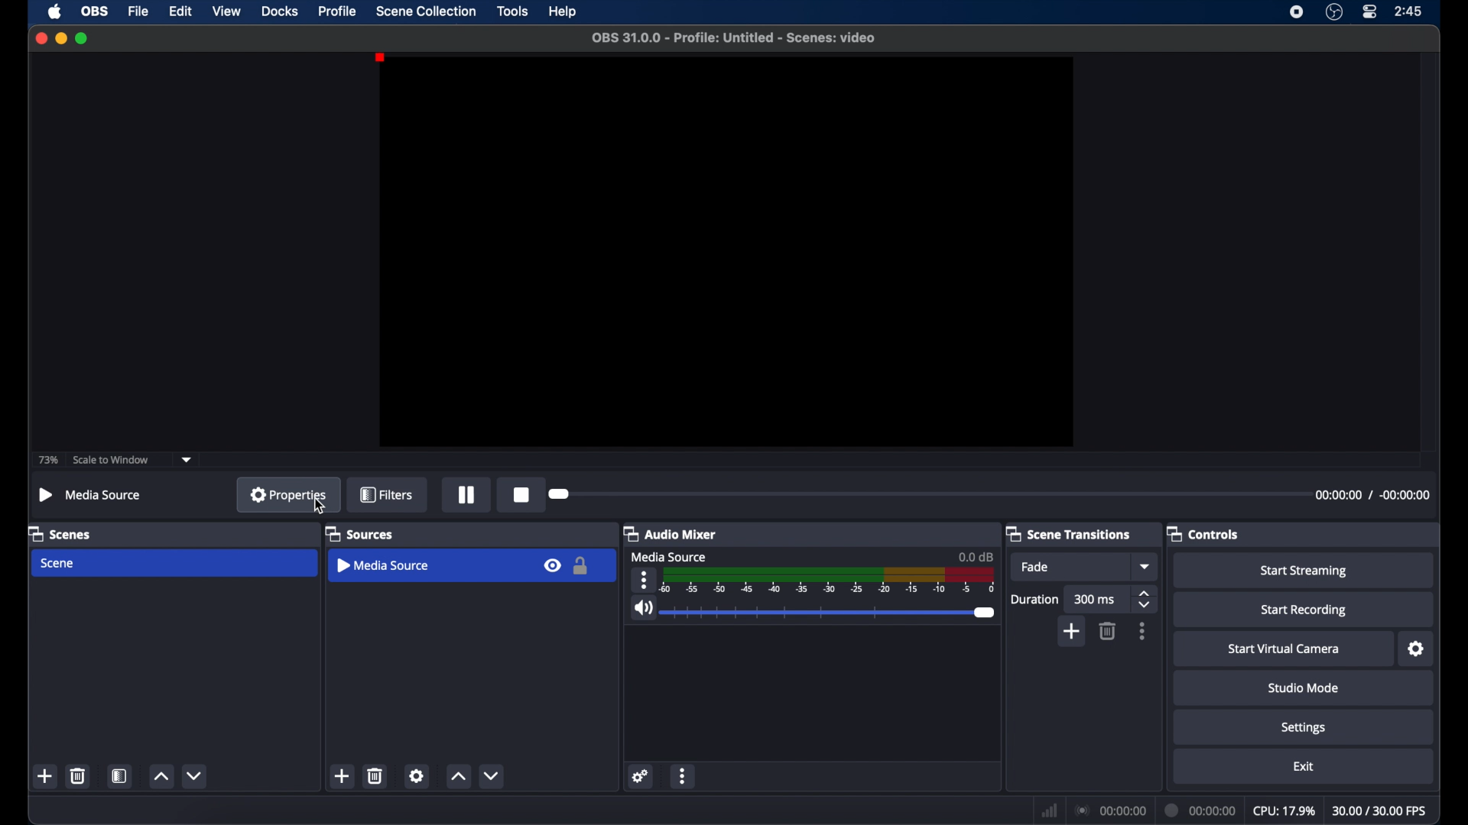 The image size is (1468, 825). Describe the element at coordinates (1049, 810) in the screenshot. I see `network` at that location.